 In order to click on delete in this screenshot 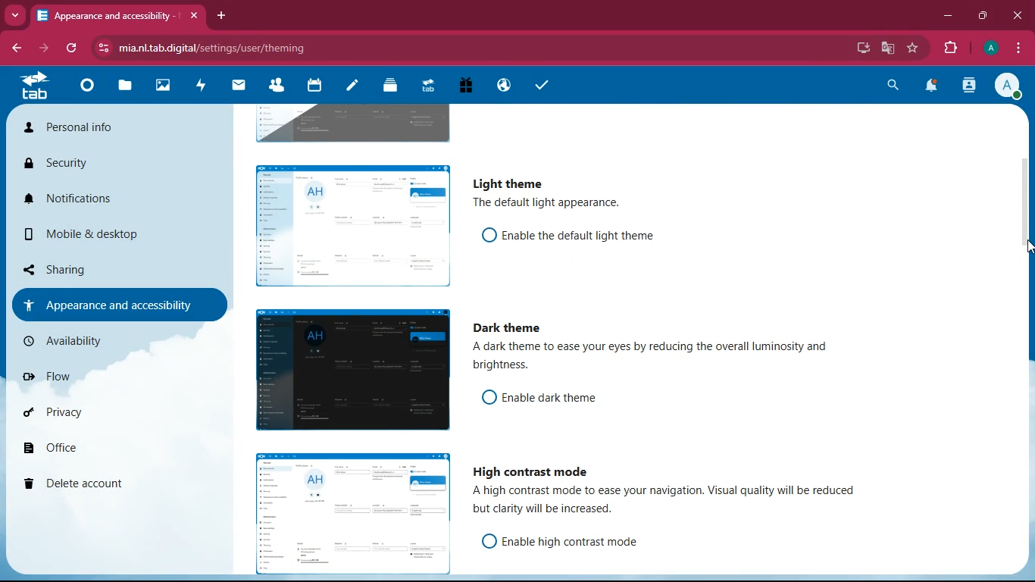, I will do `click(93, 484)`.